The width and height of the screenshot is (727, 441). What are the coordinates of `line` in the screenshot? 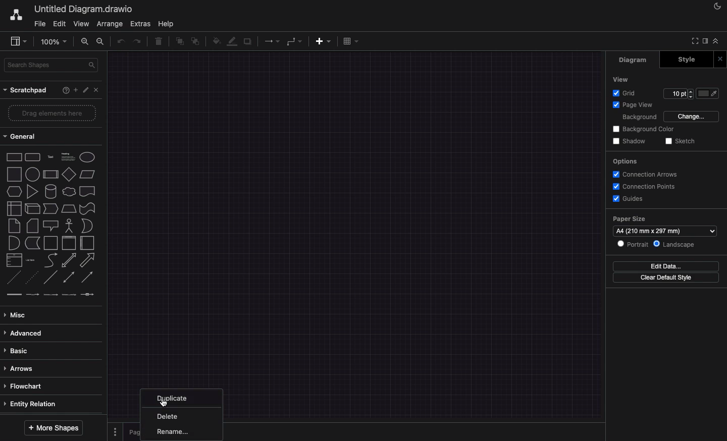 It's located at (52, 278).